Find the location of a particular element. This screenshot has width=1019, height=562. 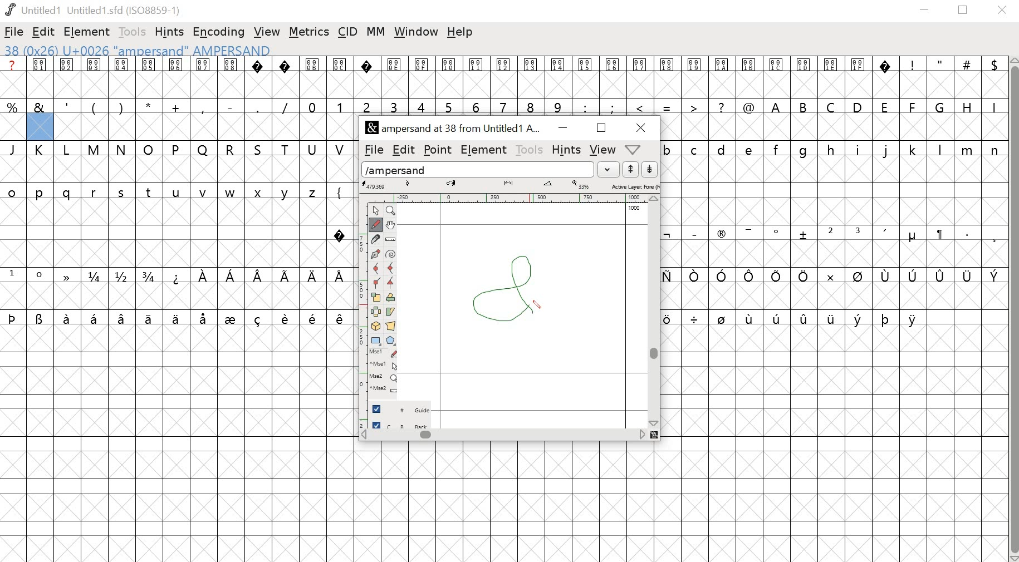

! is located at coordinates (913, 77).